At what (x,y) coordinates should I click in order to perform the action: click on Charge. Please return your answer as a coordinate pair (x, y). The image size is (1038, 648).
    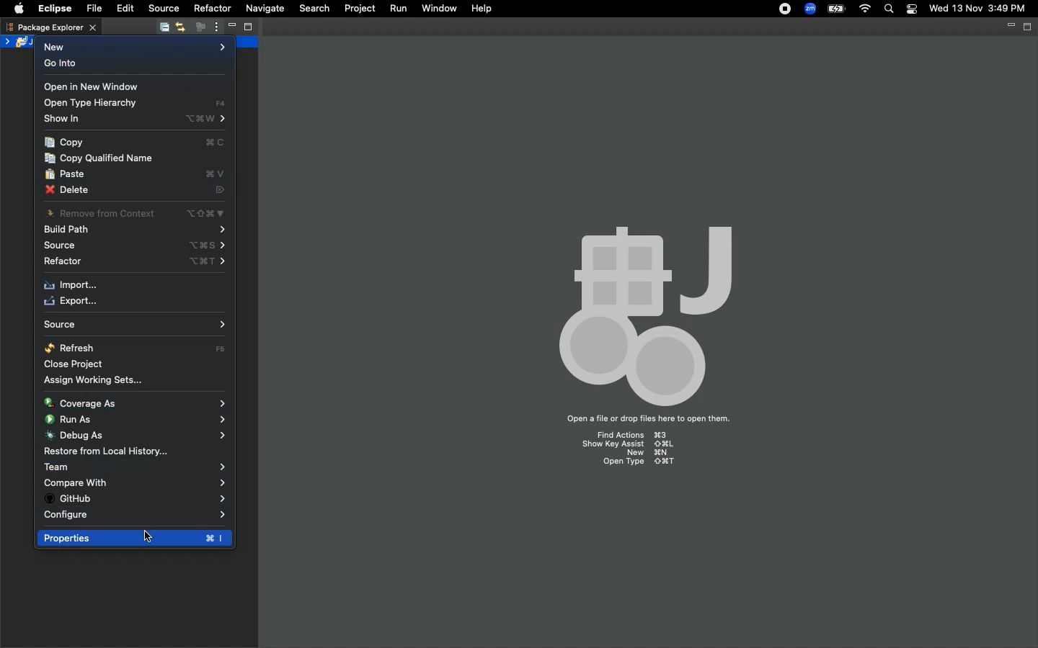
    Looking at the image, I should click on (836, 9).